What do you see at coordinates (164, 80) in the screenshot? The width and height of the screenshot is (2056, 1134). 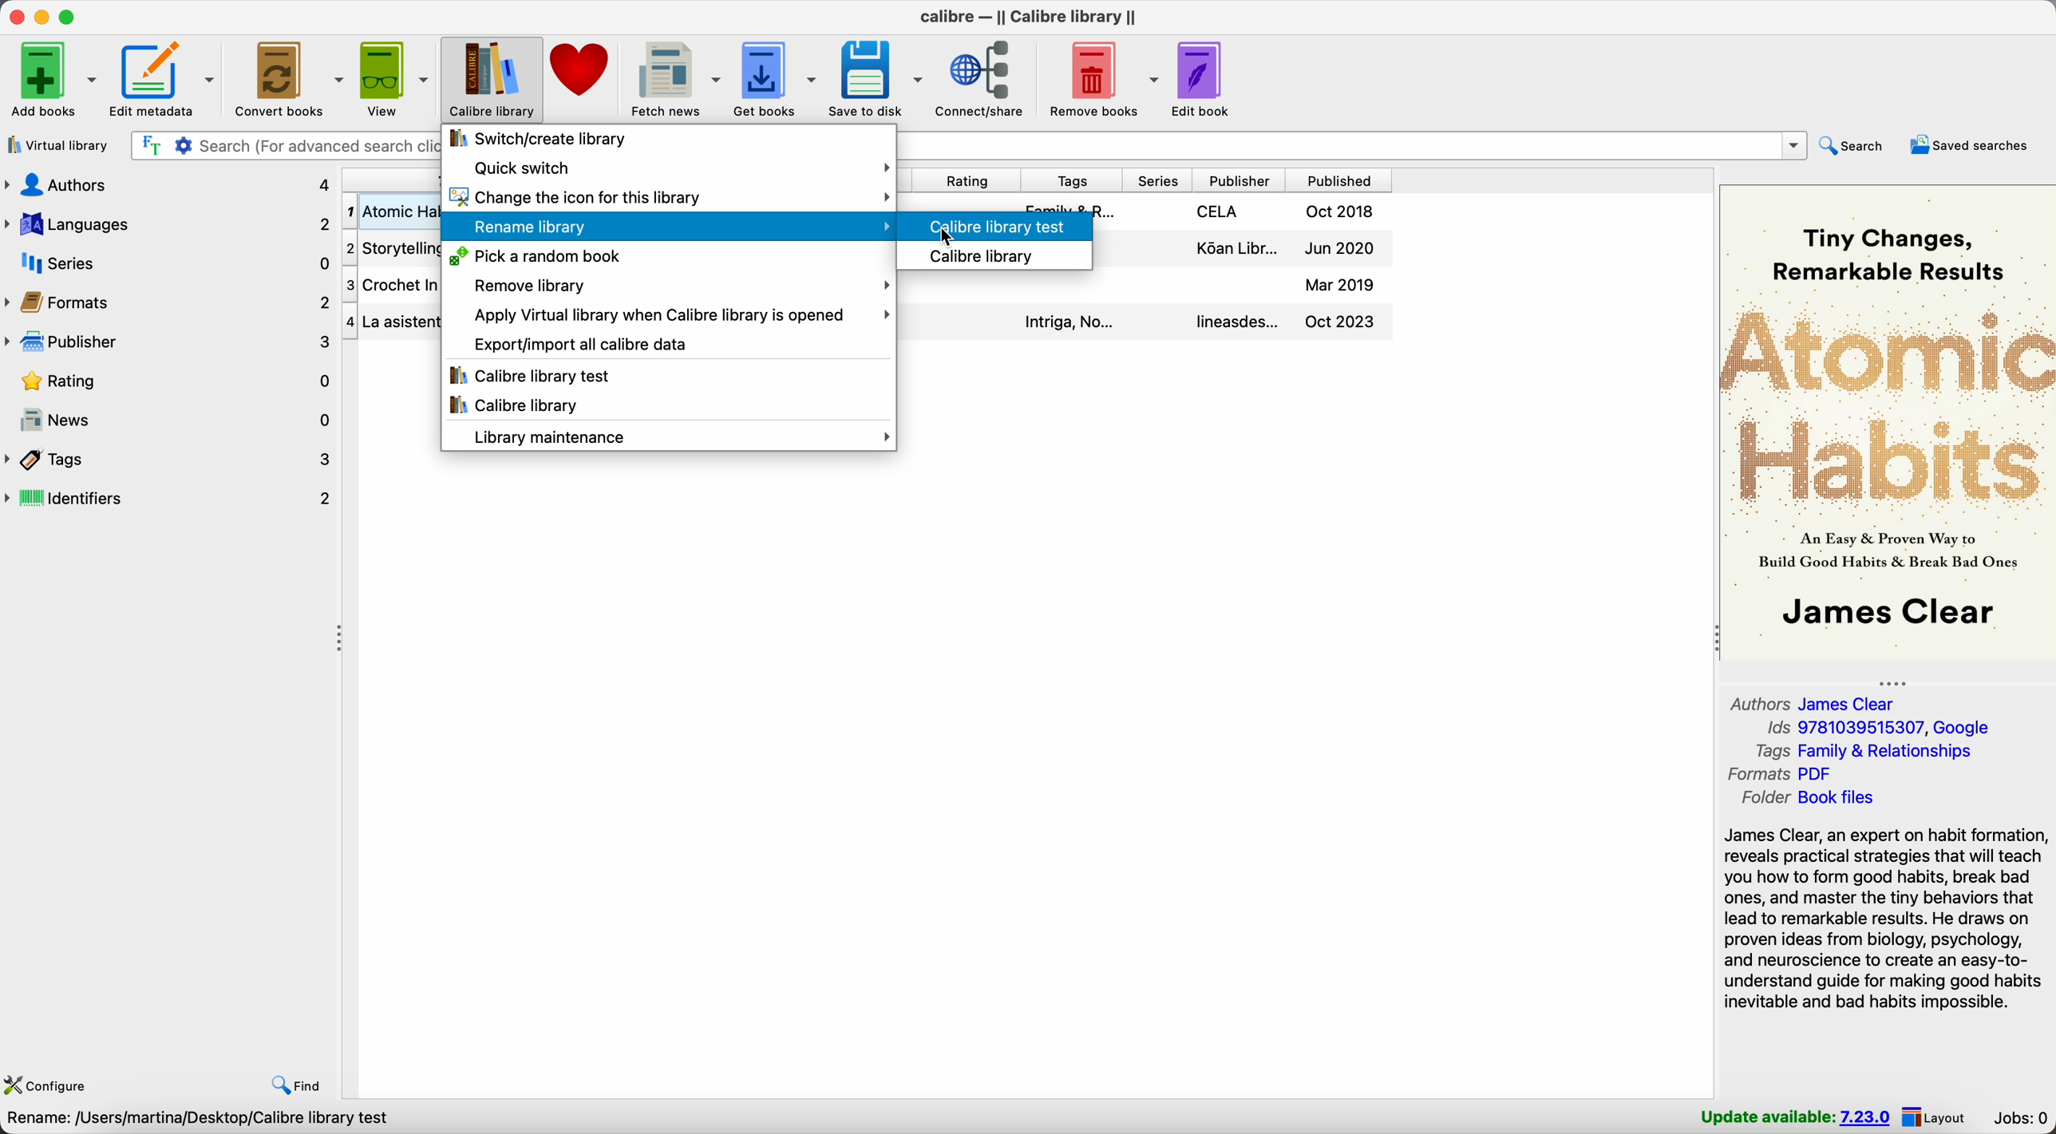 I see `edit metadata` at bounding box center [164, 80].